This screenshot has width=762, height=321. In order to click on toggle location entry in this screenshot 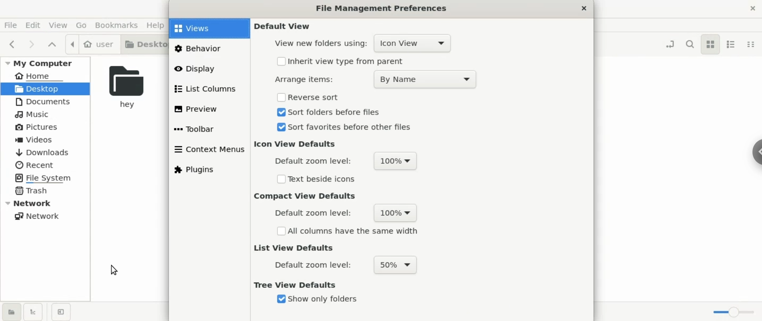, I will do `click(672, 45)`.